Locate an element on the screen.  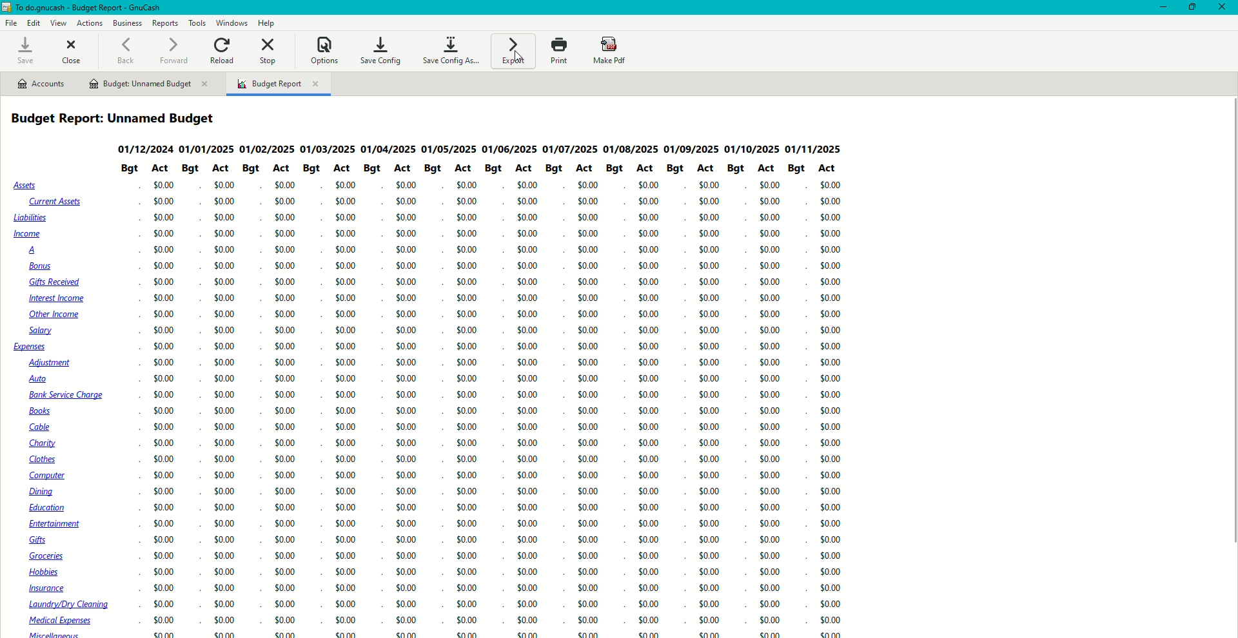
$0.00 is located at coordinates (408, 411).